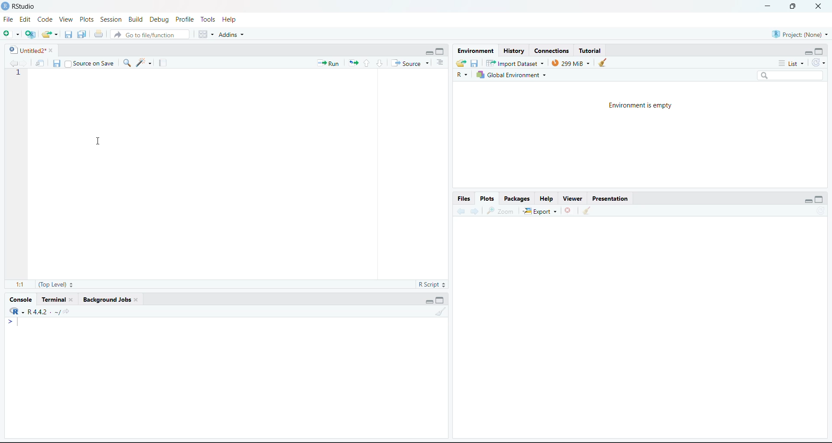 This screenshot has height=443, width=832. Describe the element at coordinates (476, 210) in the screenshot. I see `Next plot` at that location.